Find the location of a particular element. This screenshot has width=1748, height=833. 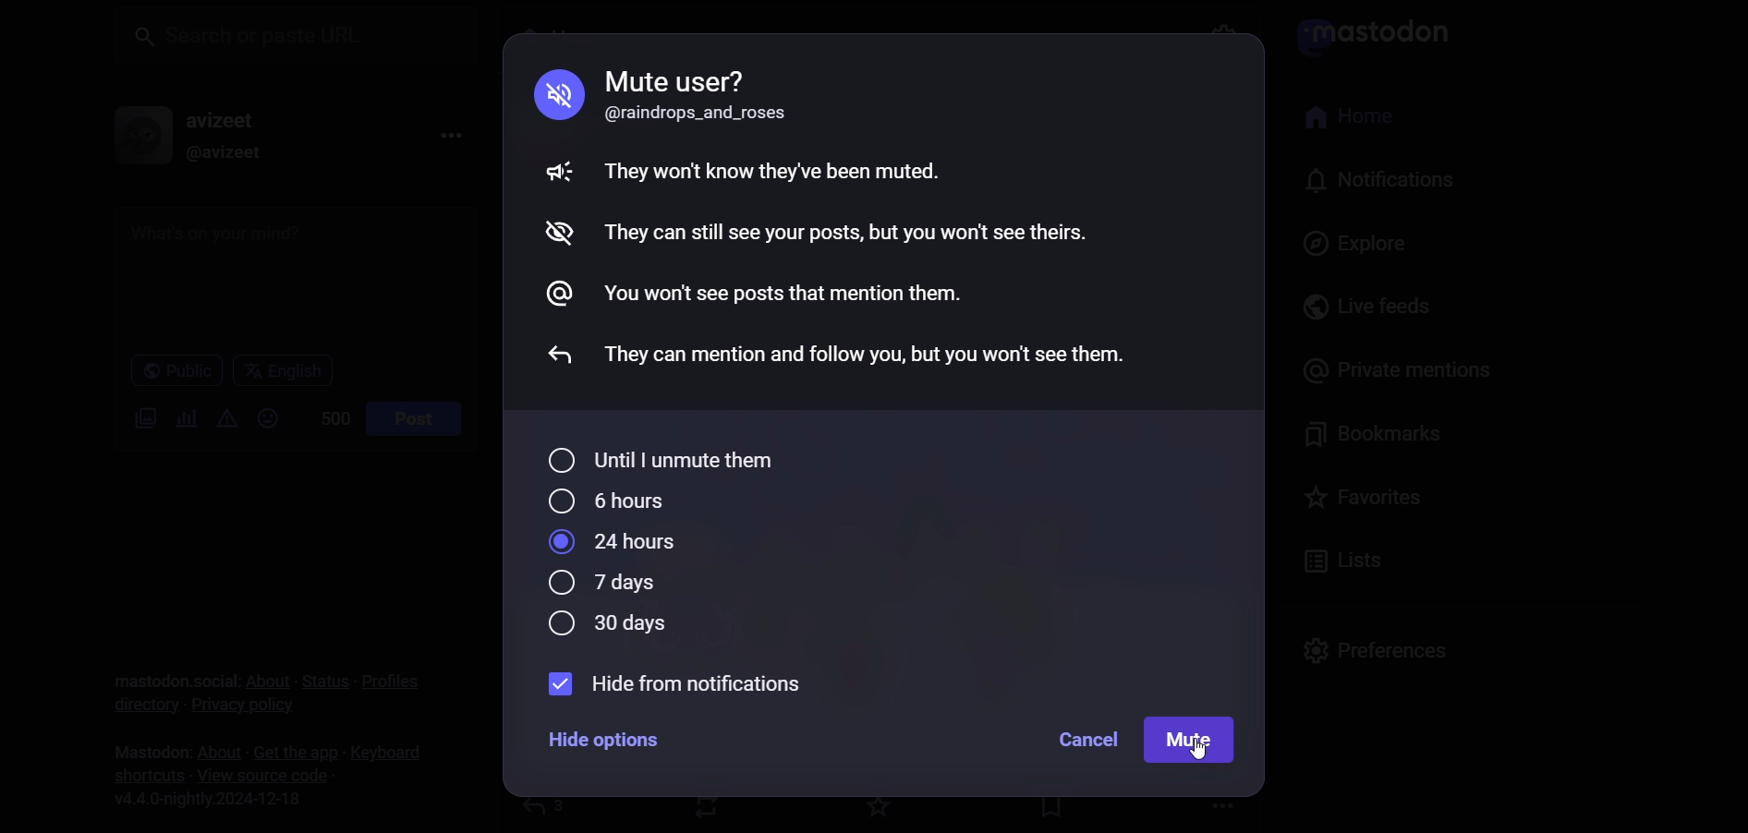

6 hours is located at coordinates (610, 500).